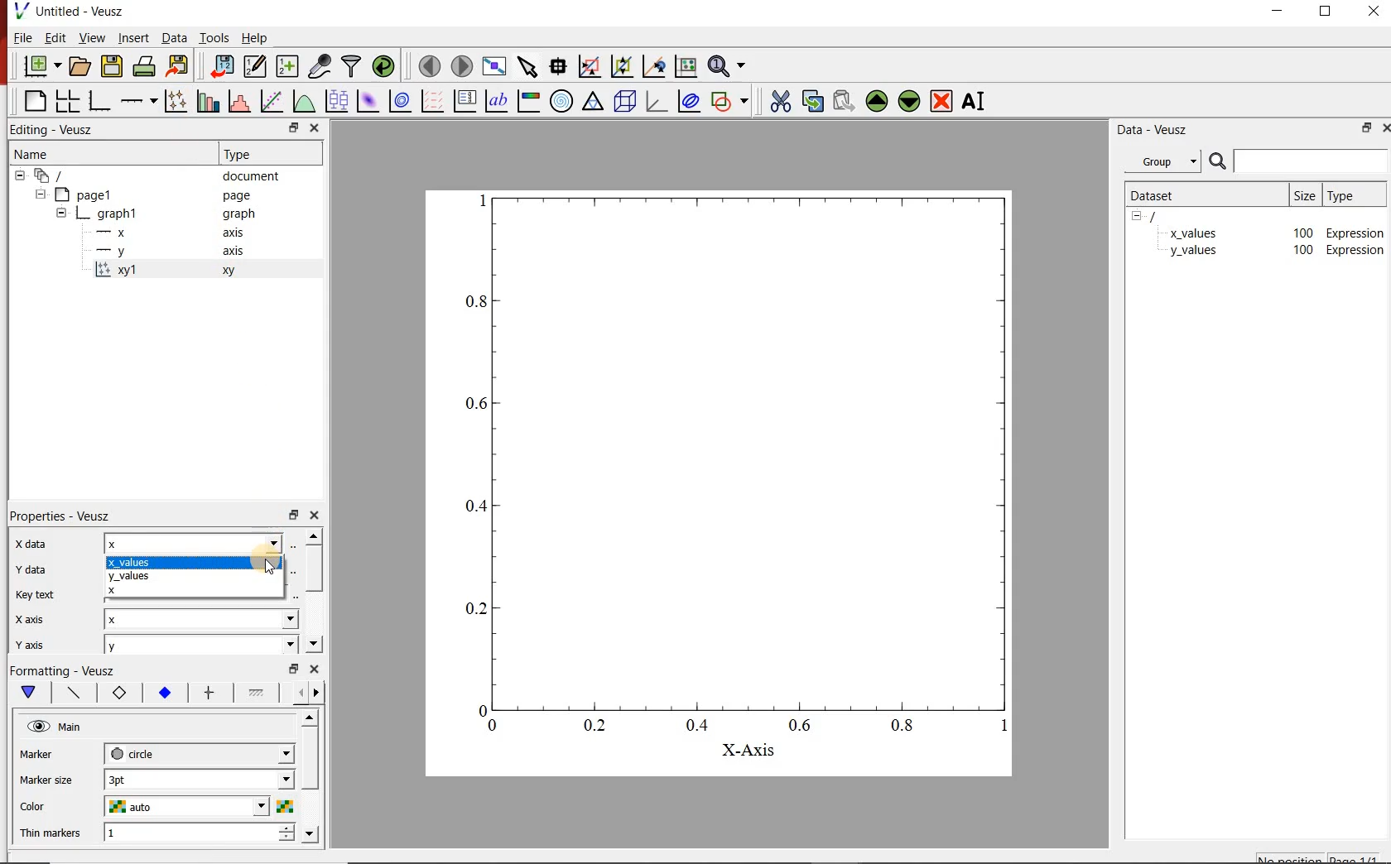  I want to click on x='x', y='y', marker='circle', so click(116, 271).